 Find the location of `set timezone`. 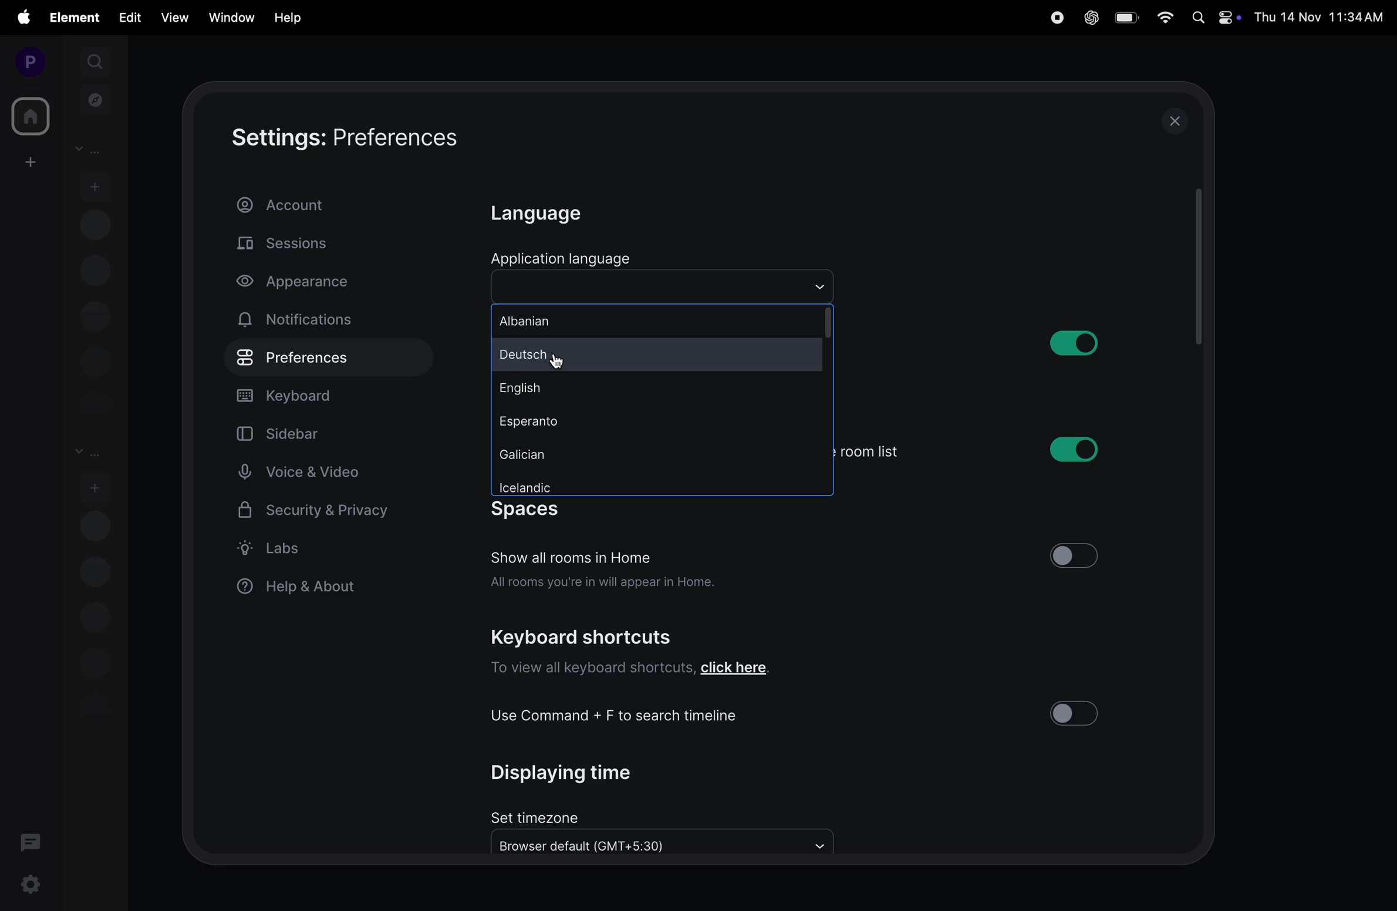

set timezone is located at coordinates (613, 828).